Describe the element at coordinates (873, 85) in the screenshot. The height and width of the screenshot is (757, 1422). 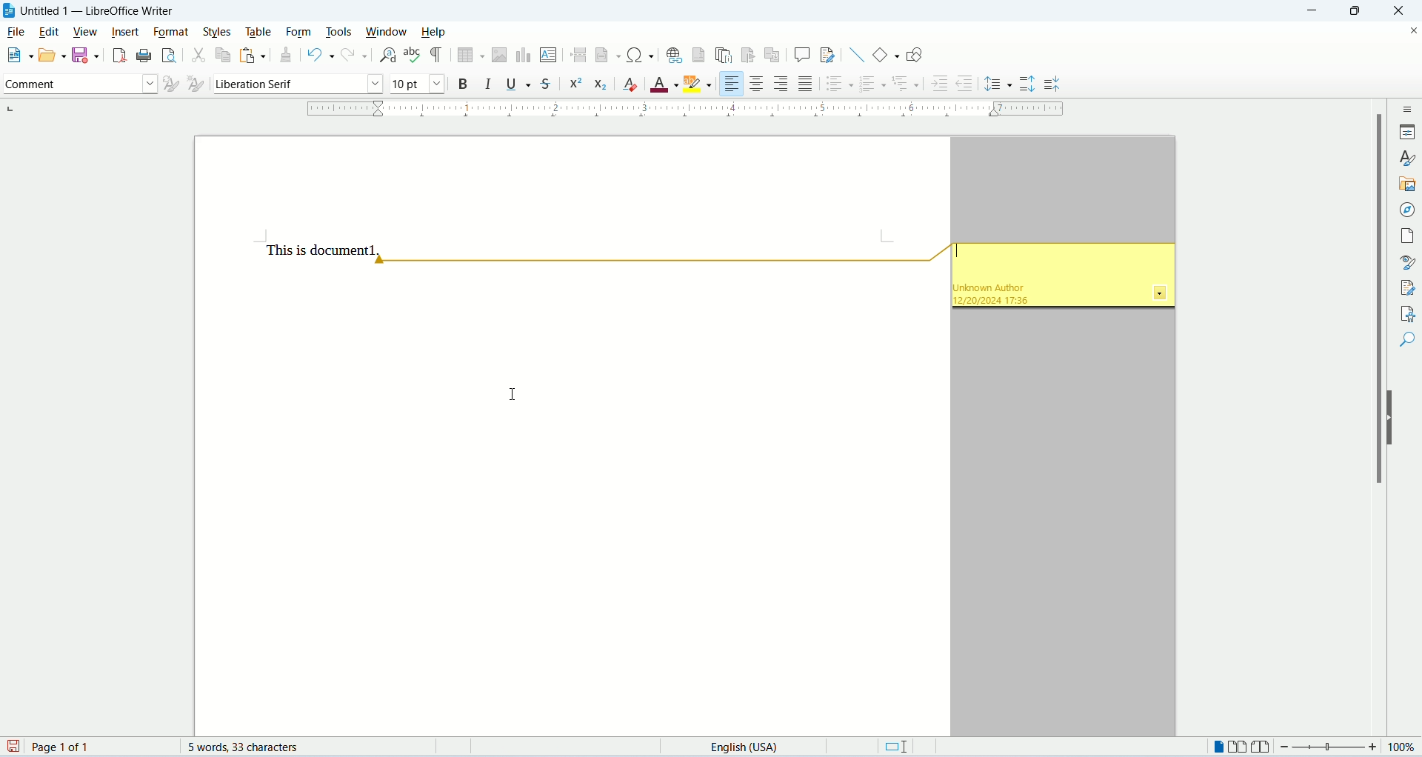
I see `ordered list` at that location.